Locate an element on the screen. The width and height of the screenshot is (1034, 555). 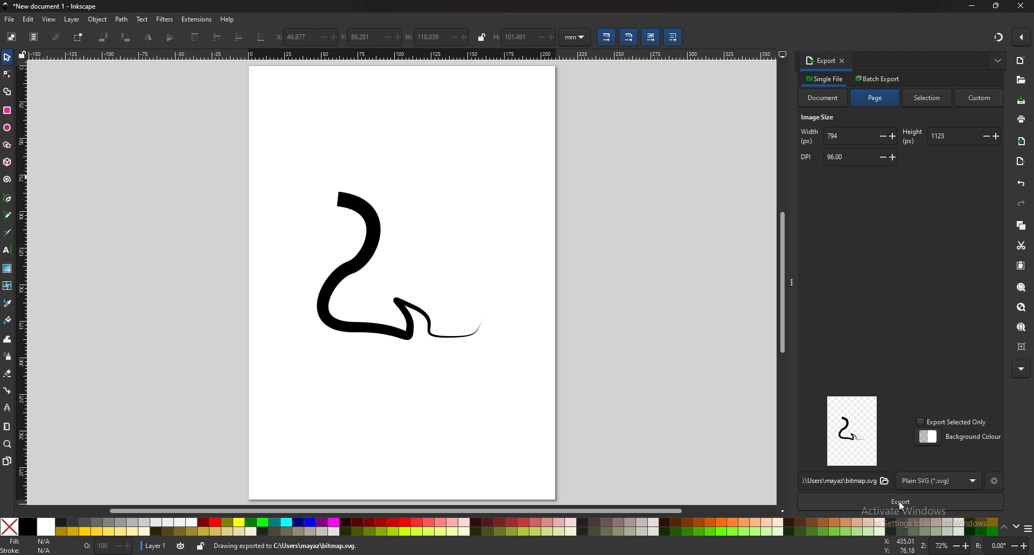
x coordinates is located at coordinates (307, 37).